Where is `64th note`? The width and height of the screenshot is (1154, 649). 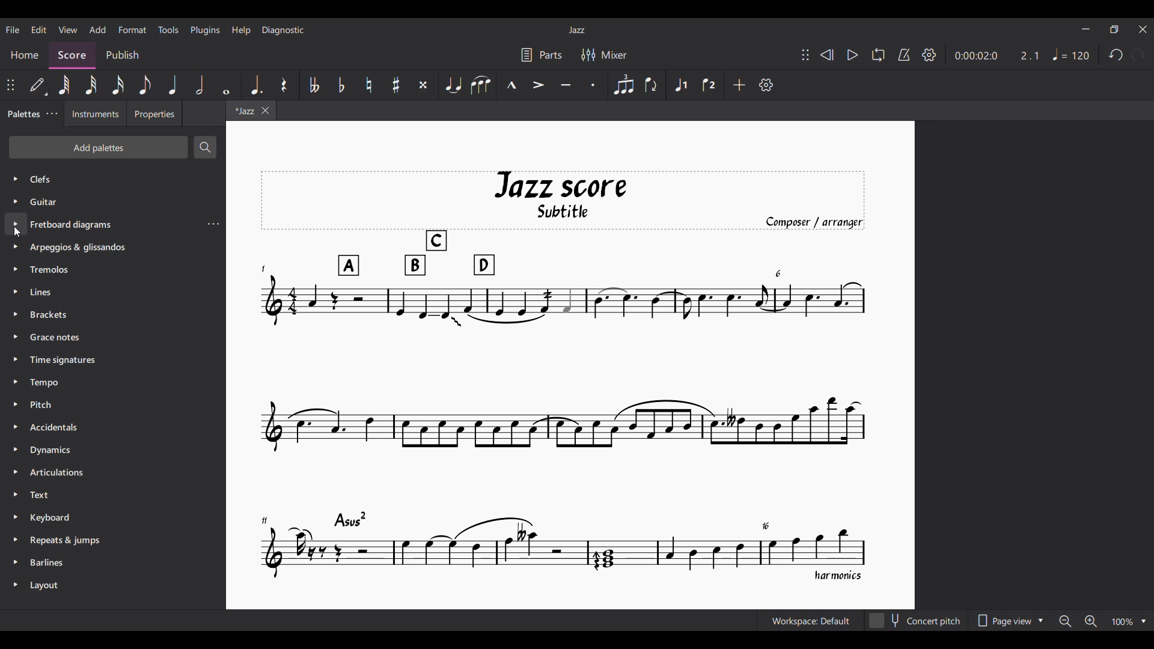
64th note is located at coordinates (64, 84).